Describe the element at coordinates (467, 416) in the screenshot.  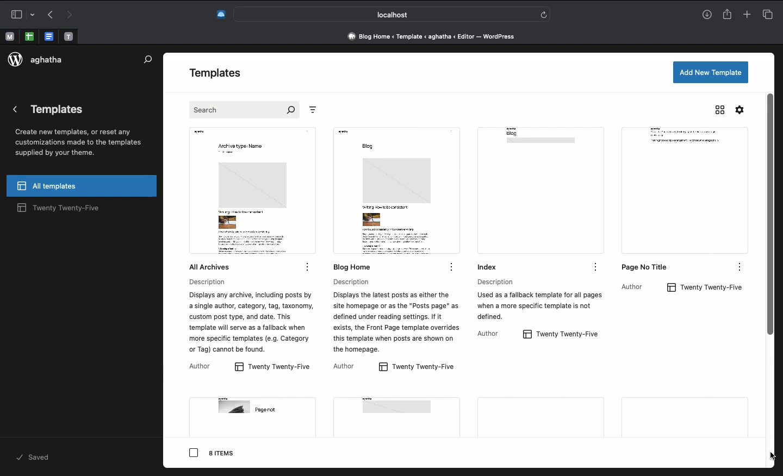
I see `More pages` at that location.